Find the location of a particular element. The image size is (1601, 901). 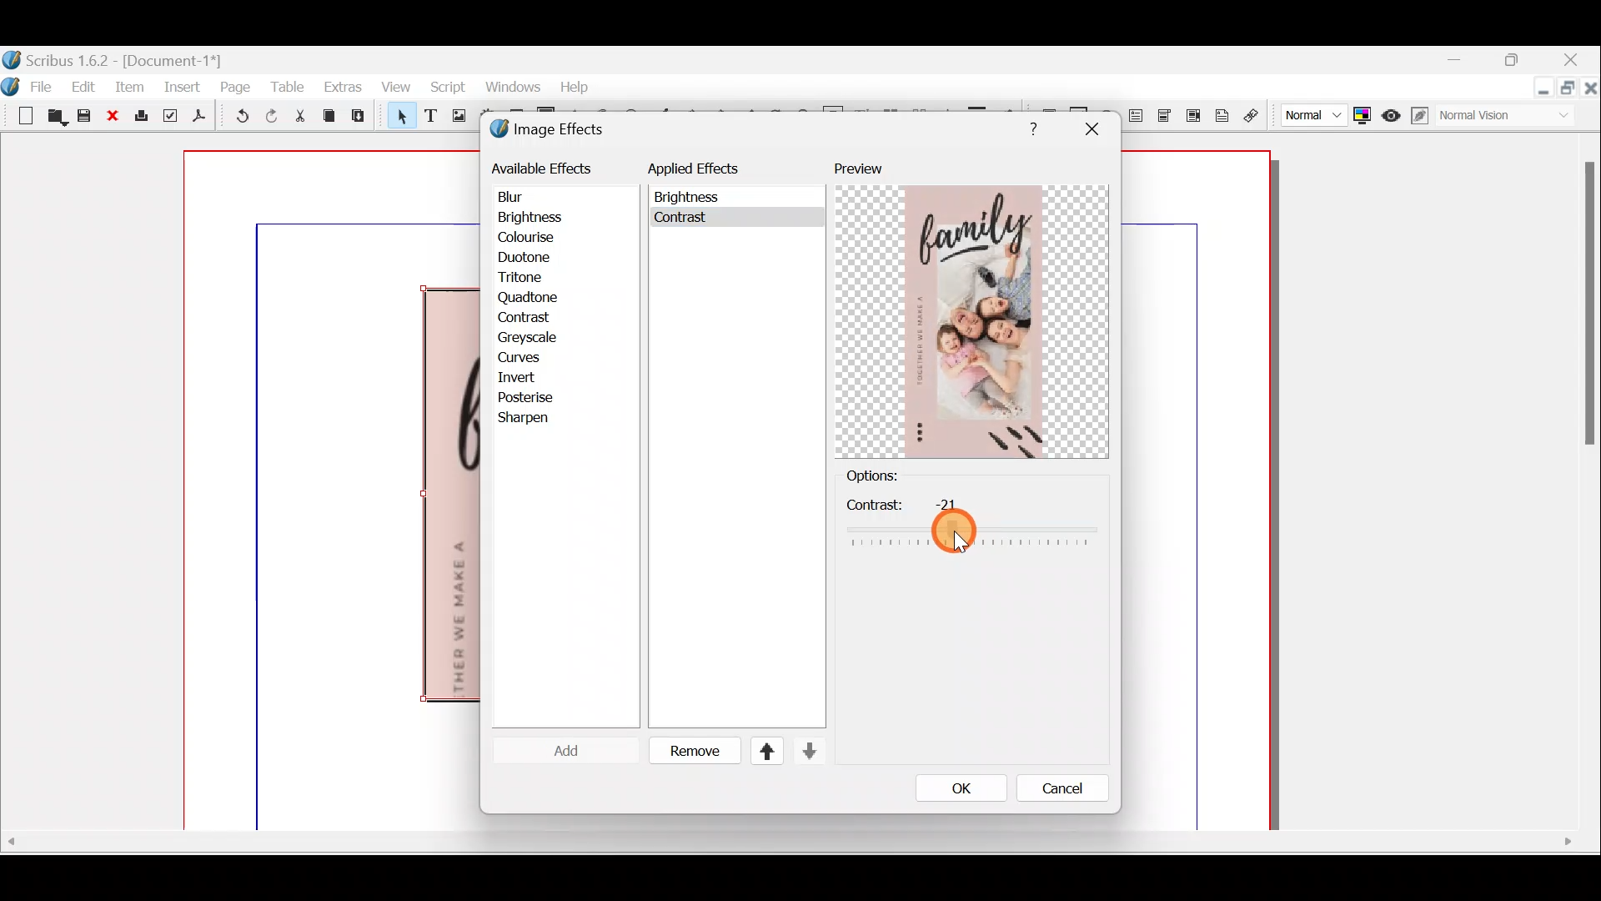

Duotone is located at coordinates (528, 259).